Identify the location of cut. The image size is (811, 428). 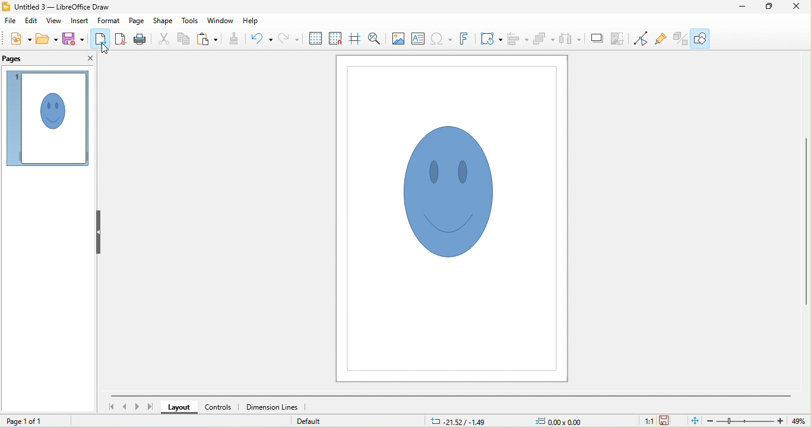
(164, 39).